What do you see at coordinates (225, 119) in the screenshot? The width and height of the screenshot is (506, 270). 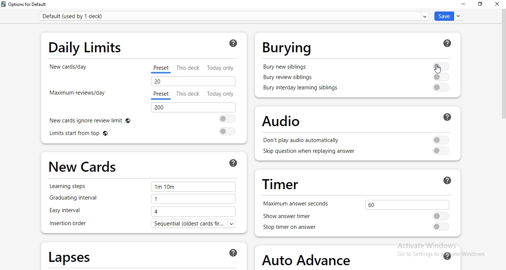 I see `Toggle` at bounding box center [225, 119].